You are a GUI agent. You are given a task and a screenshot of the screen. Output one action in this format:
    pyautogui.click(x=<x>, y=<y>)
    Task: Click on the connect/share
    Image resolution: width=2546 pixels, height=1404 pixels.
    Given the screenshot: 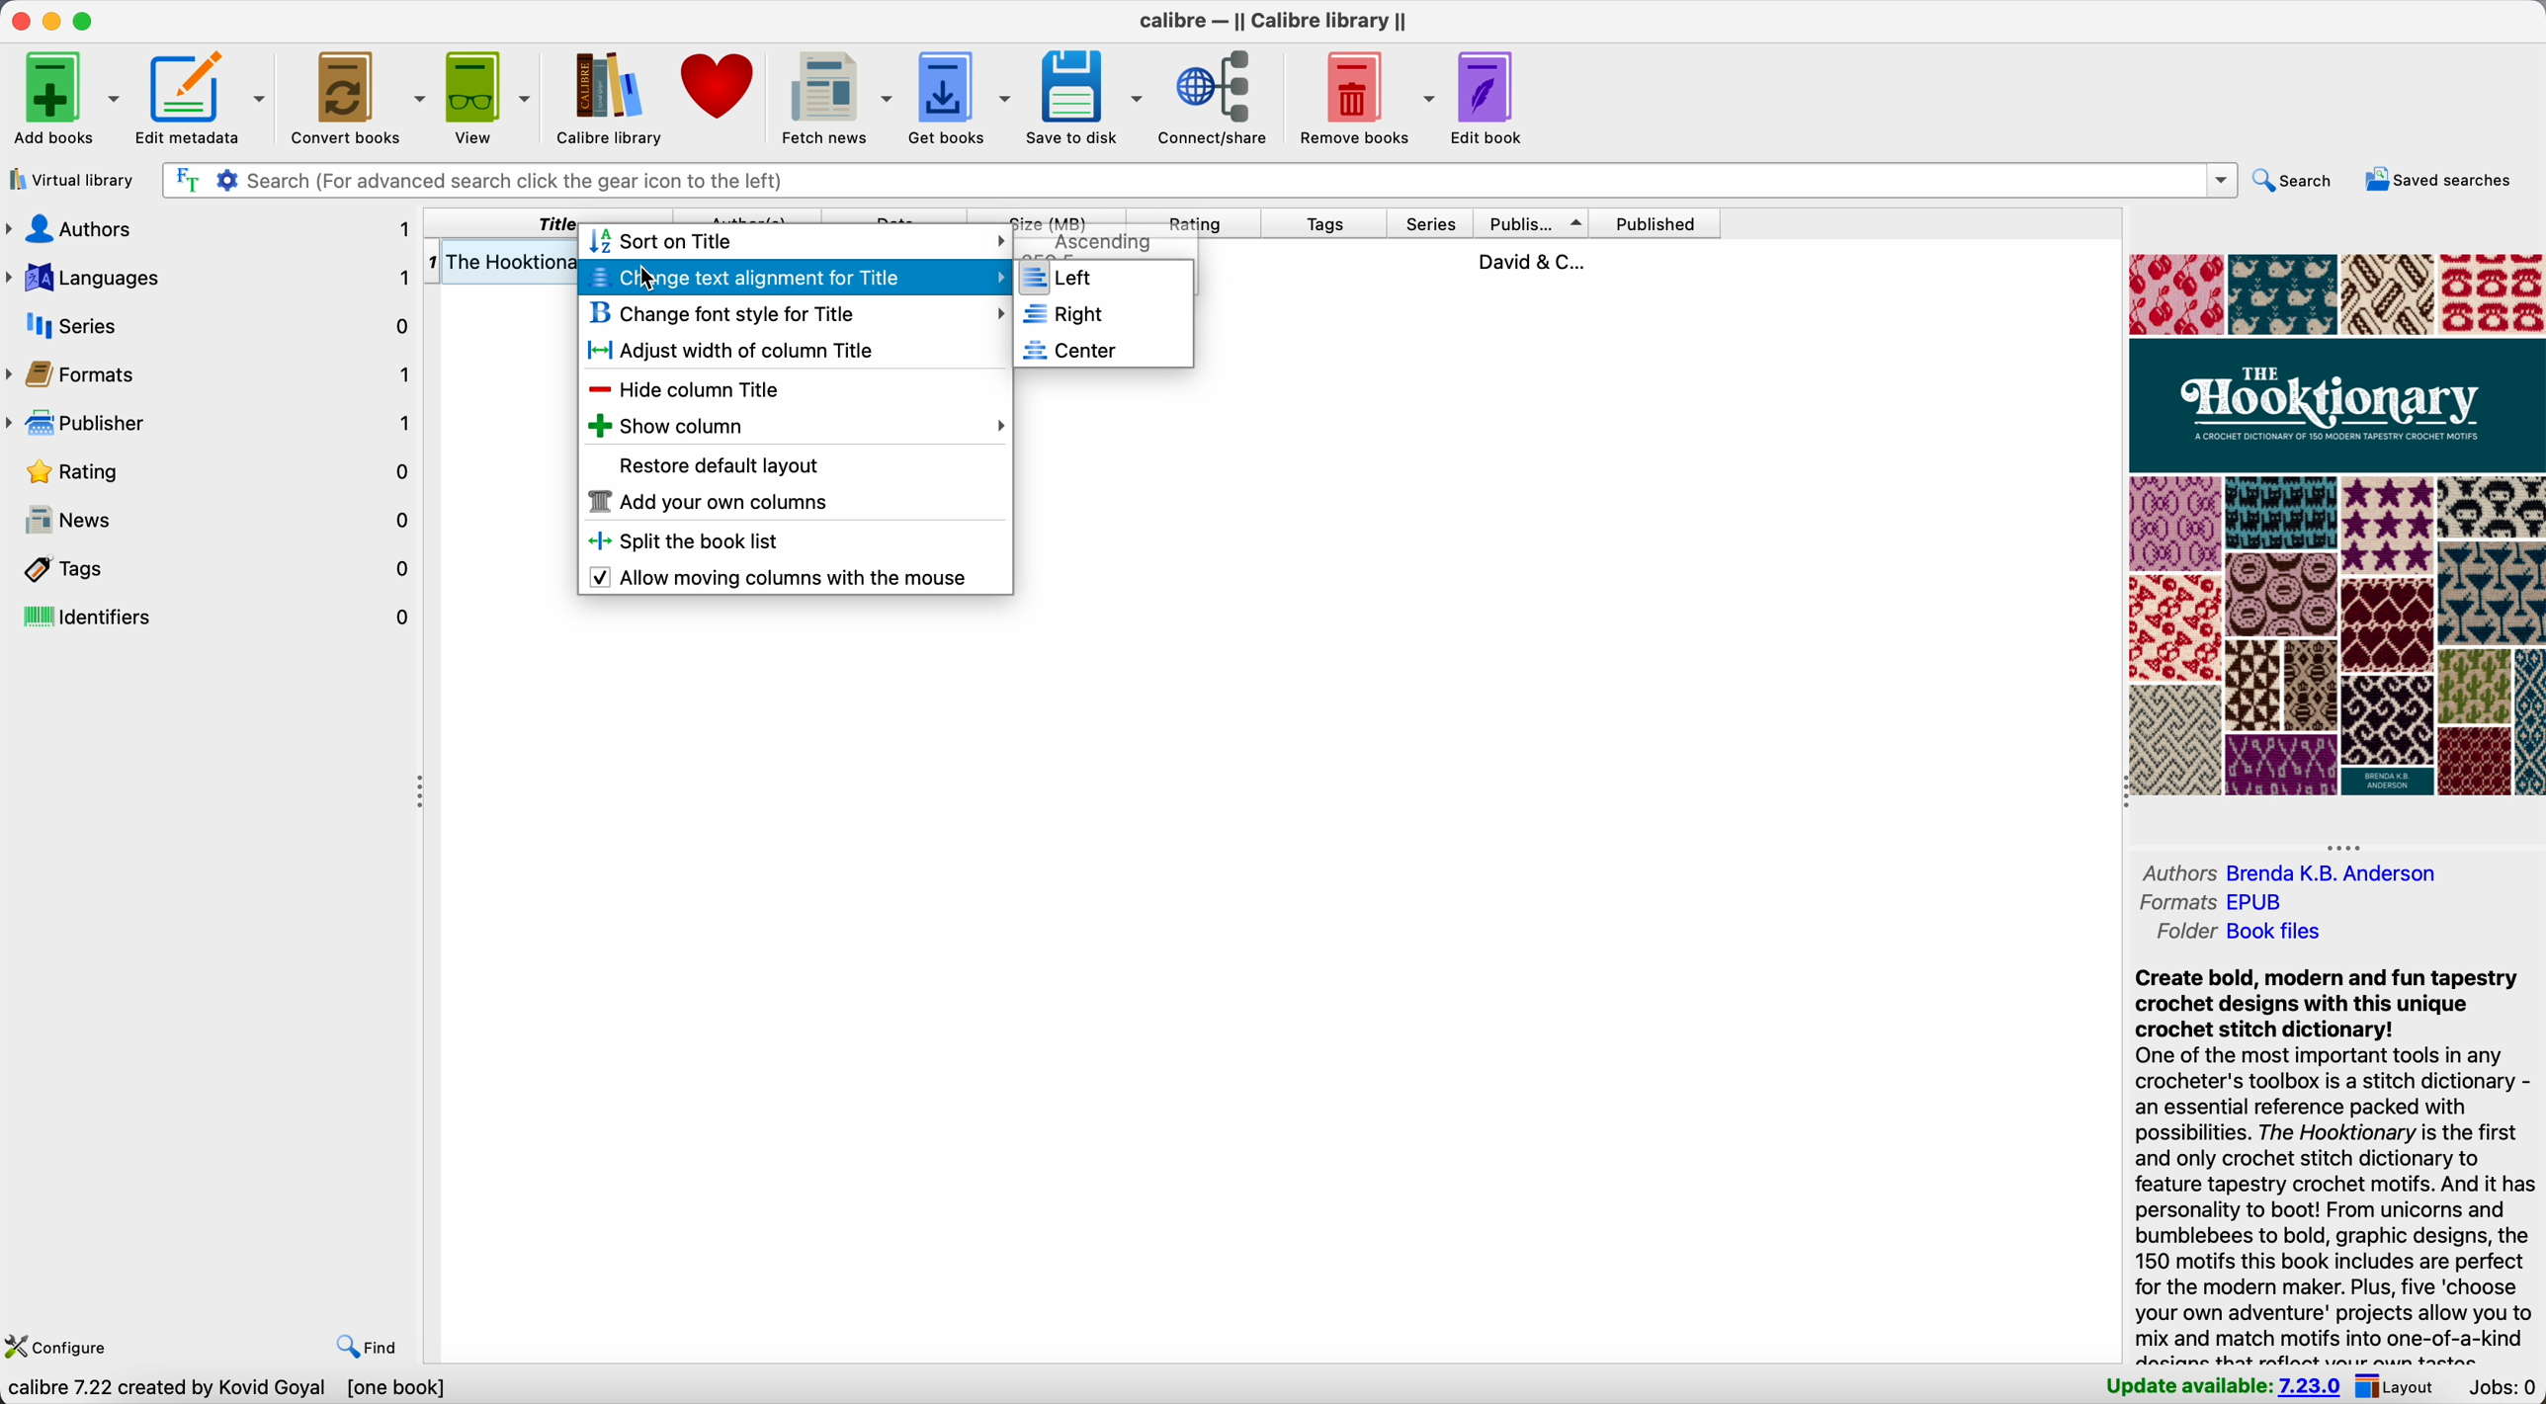 What is the action you would take?
    pyautogui.click(x=1218, y=100)
    